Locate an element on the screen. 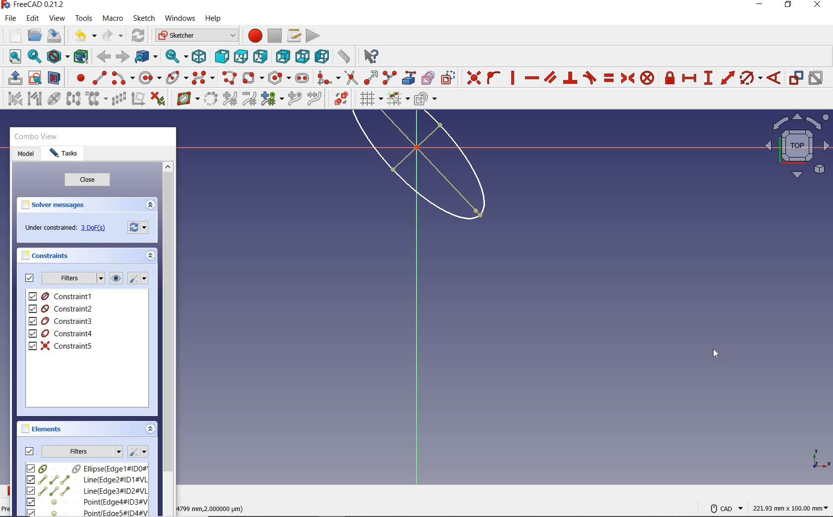 This screenshot has width=833, height=517. create circle is located at coordinates (150, 76).